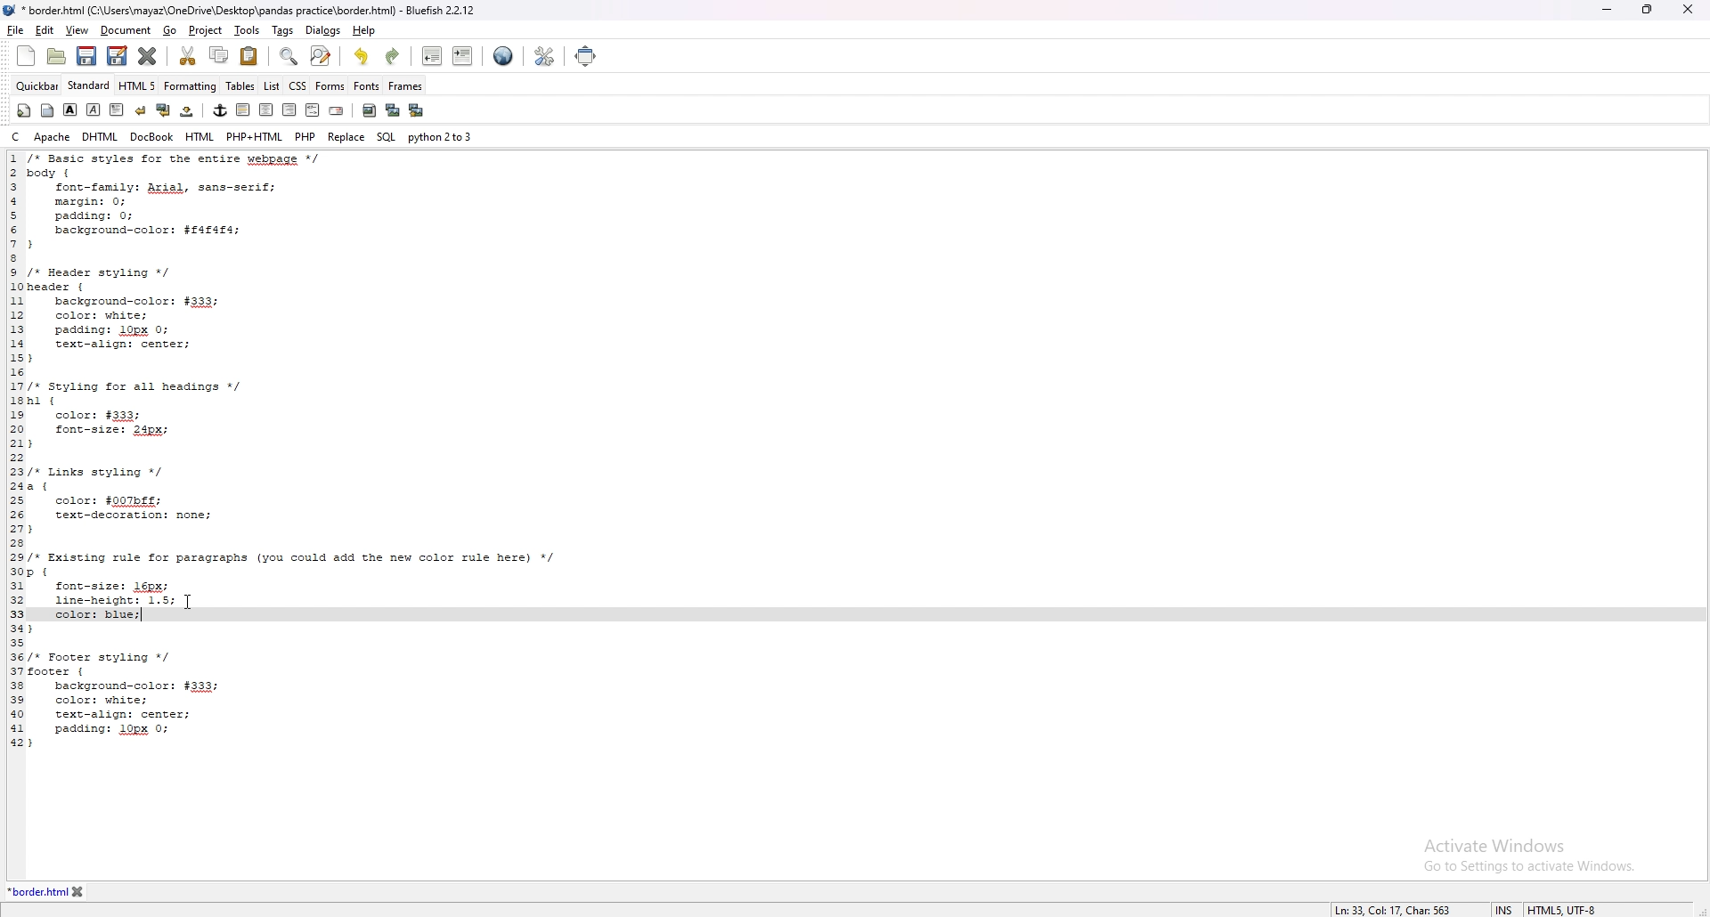  What do you see at coordinates (370, 110) in the screenshot?
I see `insert image` at bounding box center [370, 110].